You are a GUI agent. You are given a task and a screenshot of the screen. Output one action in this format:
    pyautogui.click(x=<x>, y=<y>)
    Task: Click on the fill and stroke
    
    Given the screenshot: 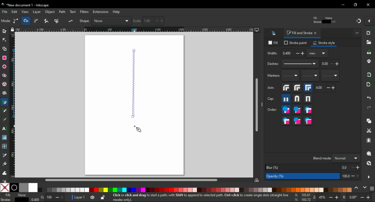 What is the action you would take?
    pyautogui.click(x=302, y=33)
    